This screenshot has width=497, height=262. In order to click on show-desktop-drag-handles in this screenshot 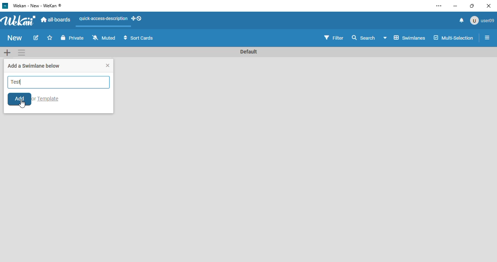, I will do `click(136, 19)`.